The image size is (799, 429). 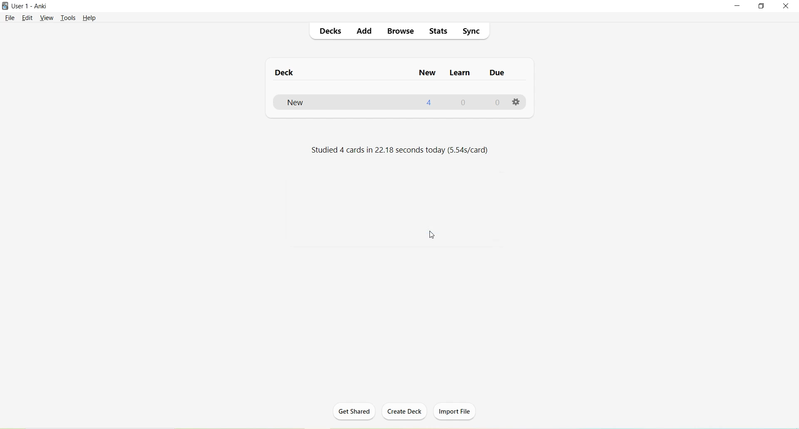 What do you see at coordinates (300, 103) in the screenshot?
I see `New` at bounding box center [300, 103].